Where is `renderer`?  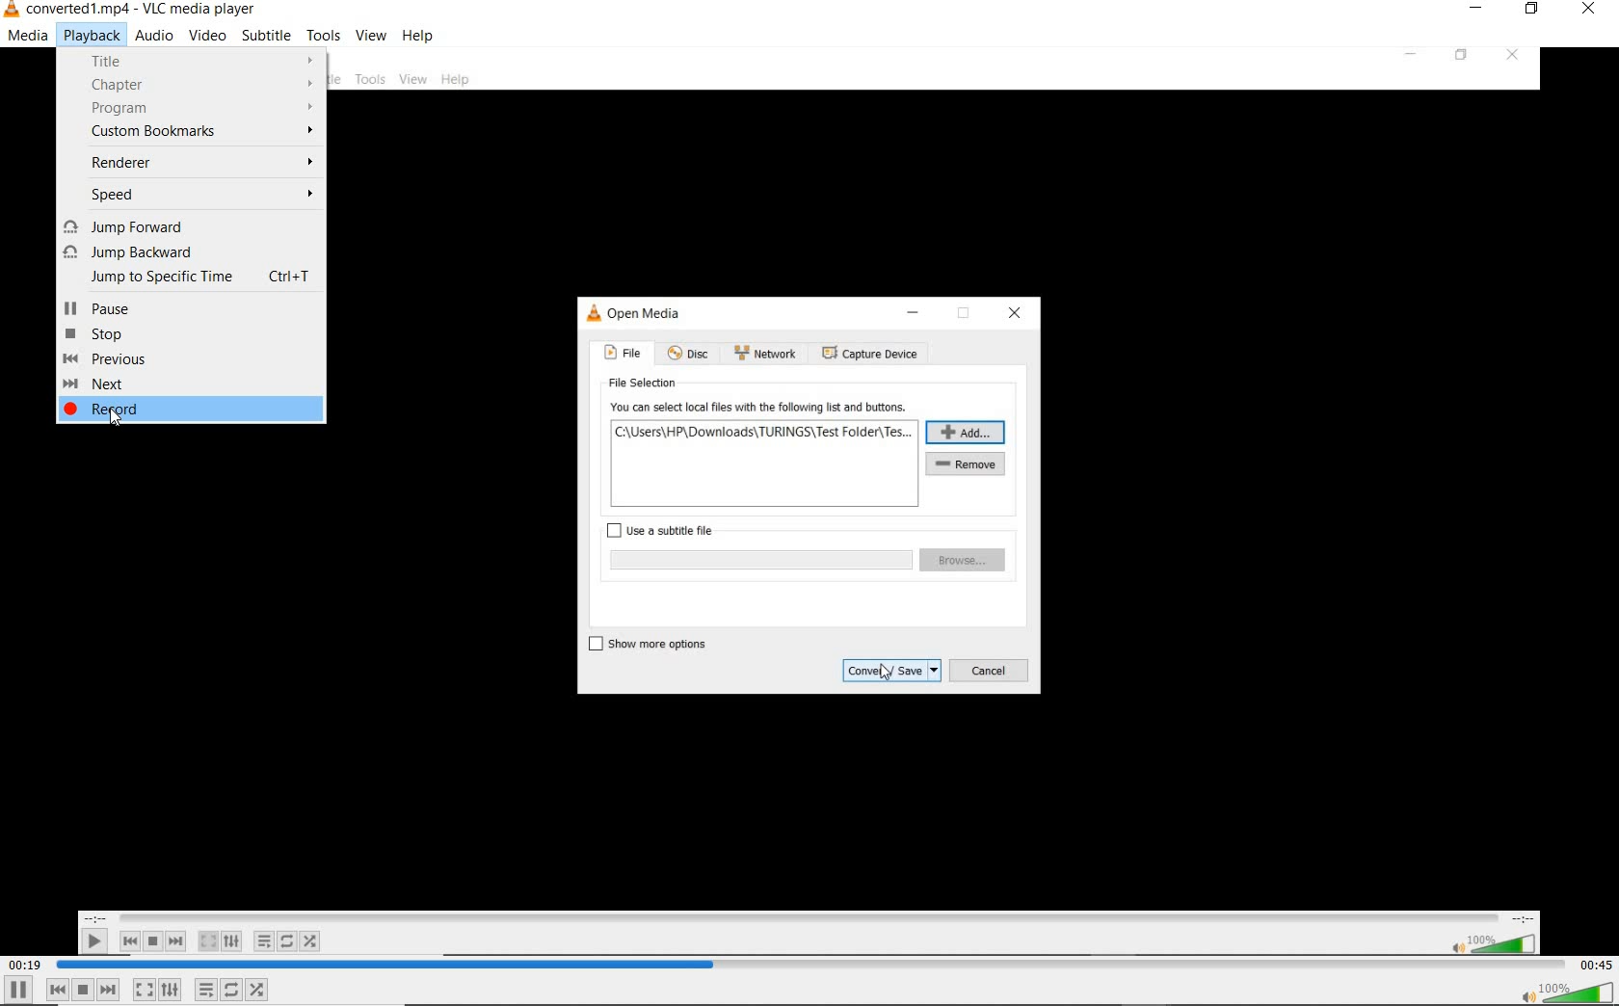
renderer is located at coordinates (200, 163).